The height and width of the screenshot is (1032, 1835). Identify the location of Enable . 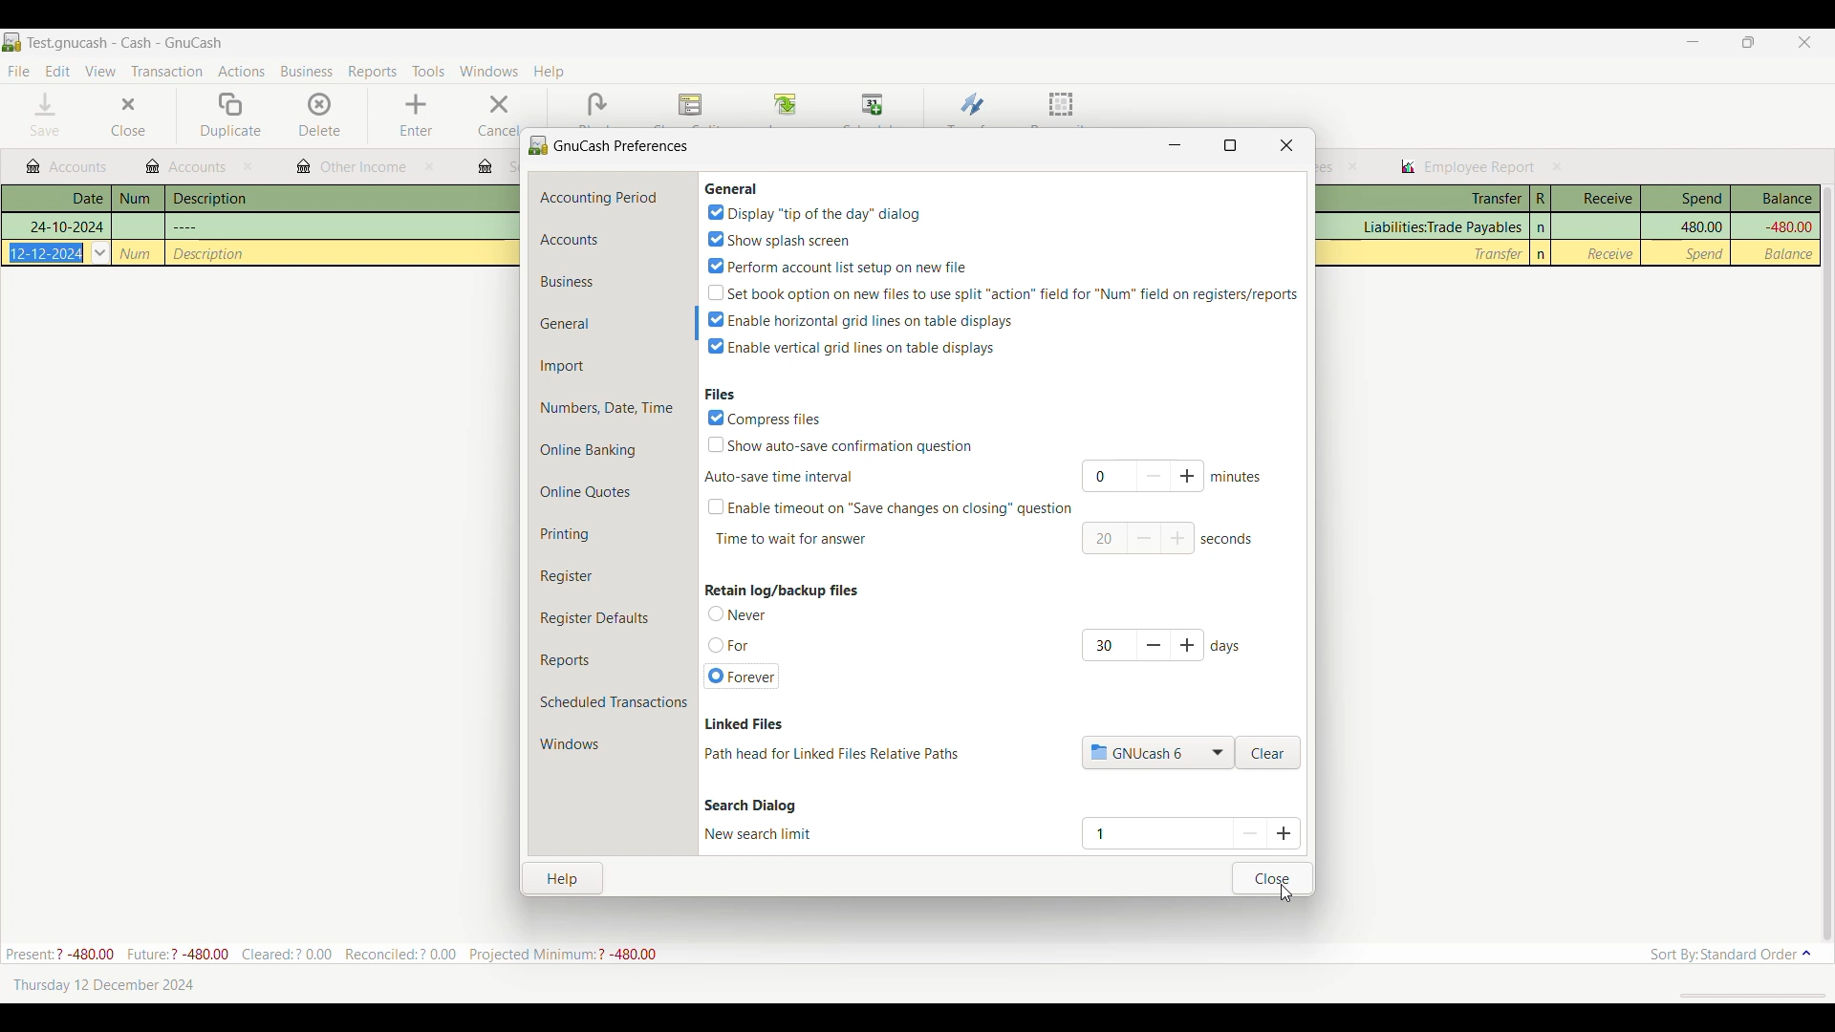
(853, 347).